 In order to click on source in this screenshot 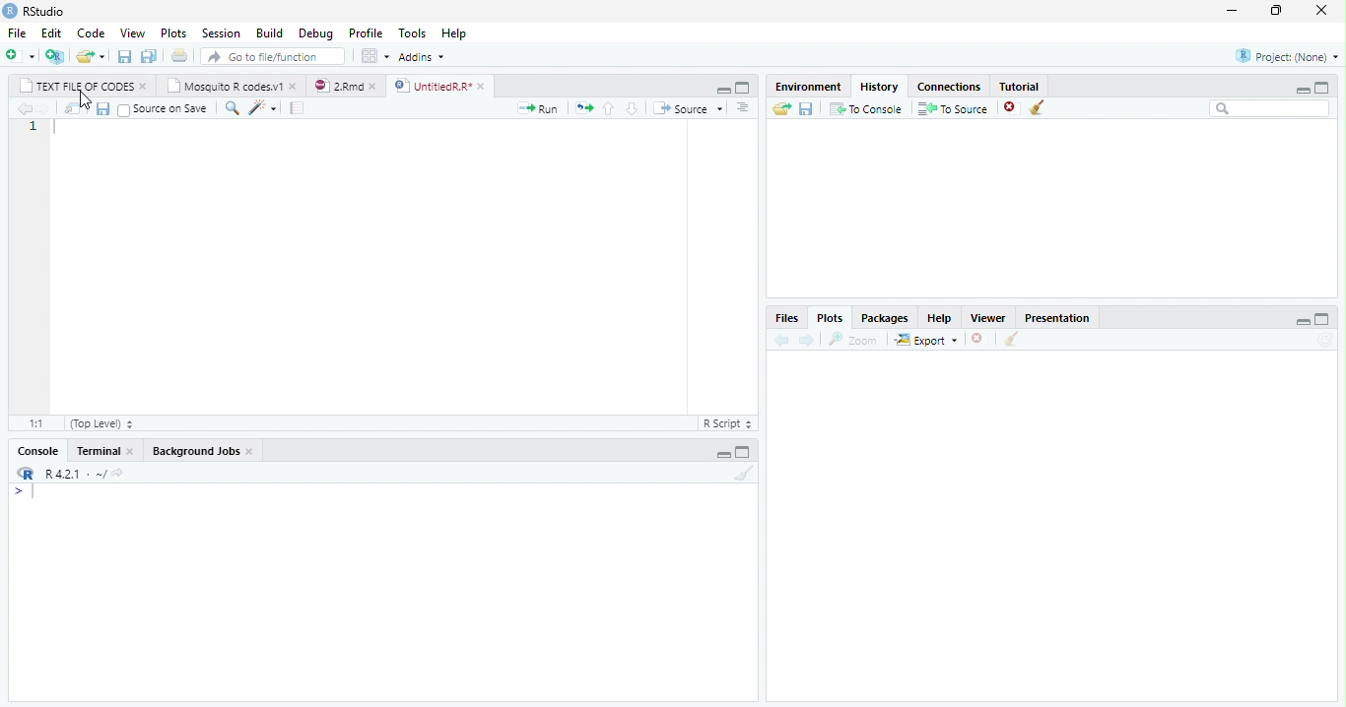, I will do `click(687, 108)`.